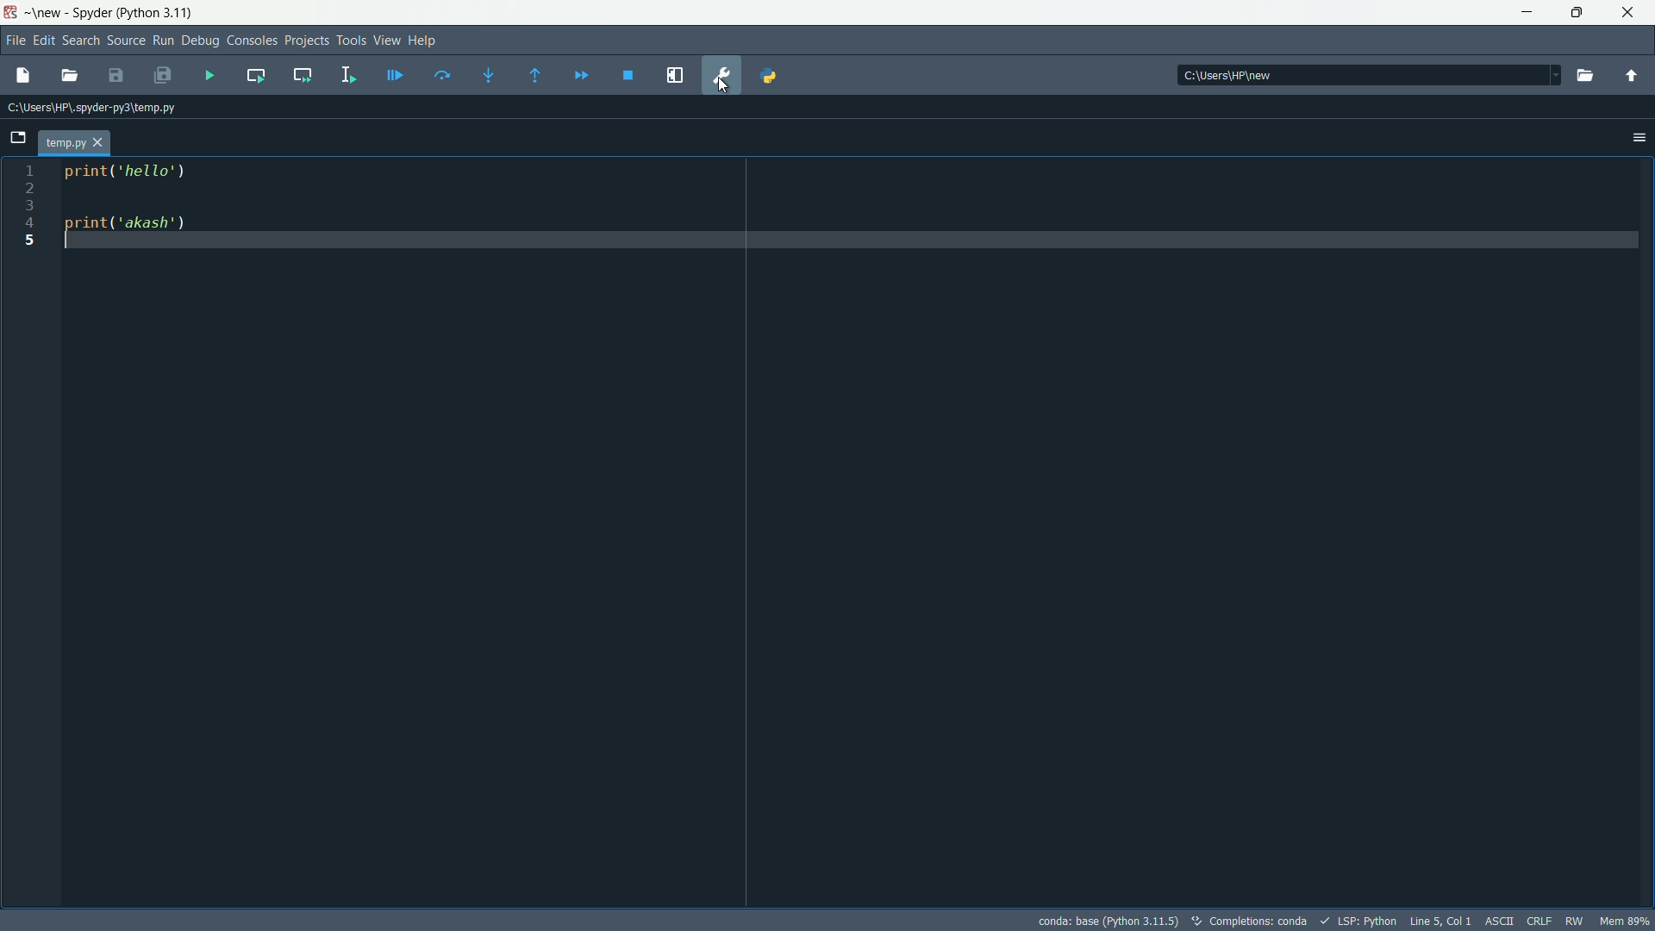 This screenshot has width=1655, height=931. Describe the element at coordinates (209, 76) in the screenshot. I see `debug file` at that location.